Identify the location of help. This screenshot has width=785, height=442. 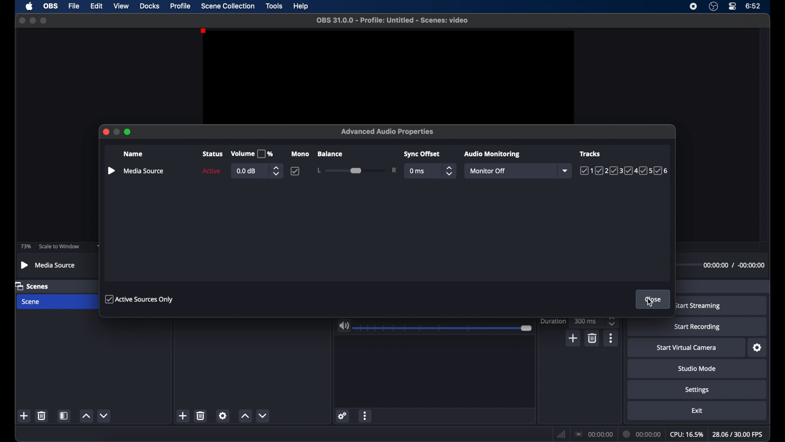
(301, 7).